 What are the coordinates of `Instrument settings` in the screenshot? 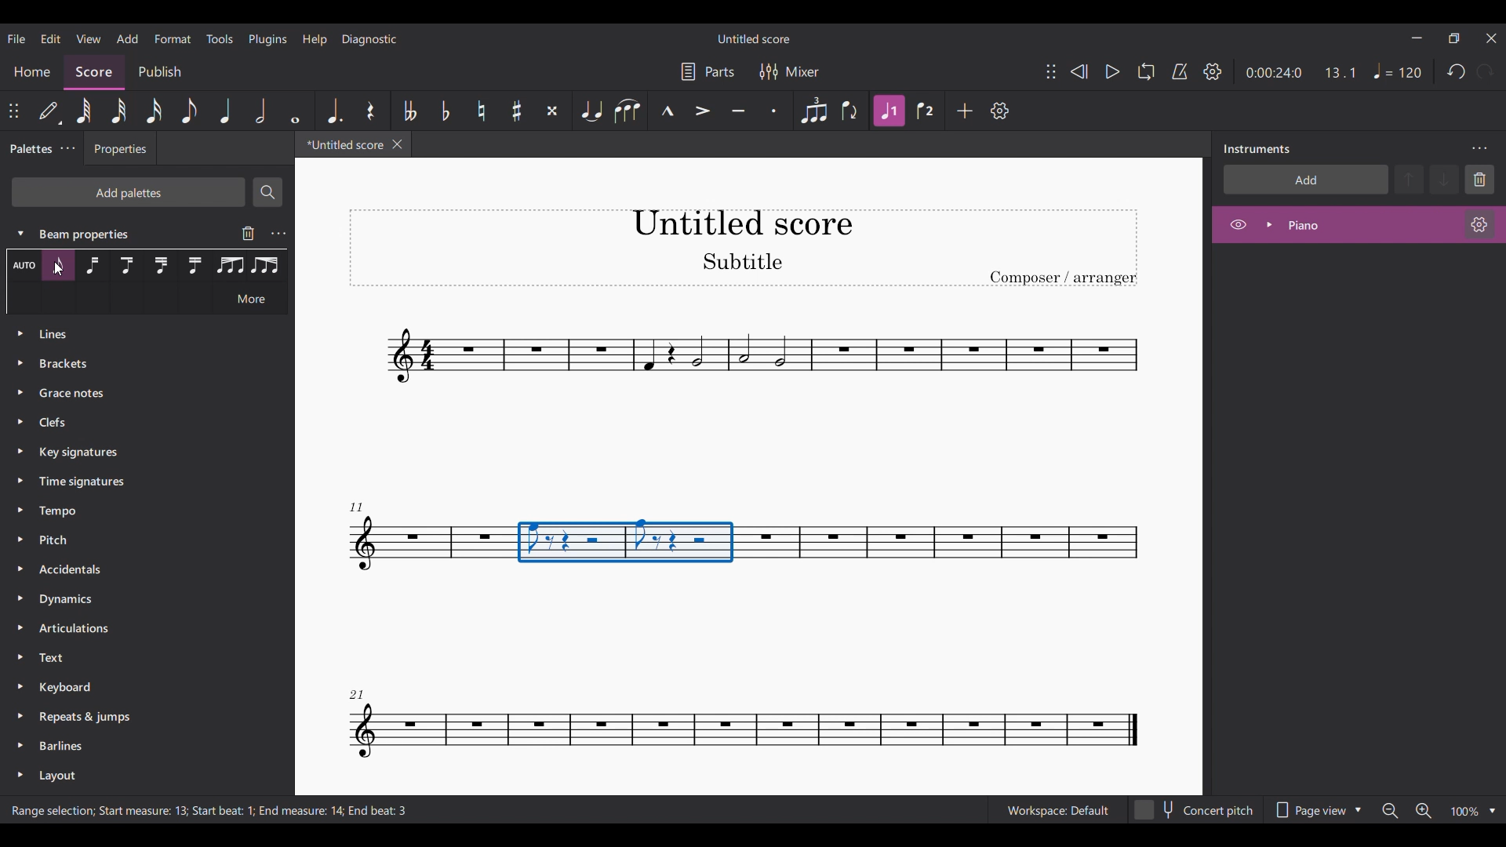 It's located at (1480, 224).